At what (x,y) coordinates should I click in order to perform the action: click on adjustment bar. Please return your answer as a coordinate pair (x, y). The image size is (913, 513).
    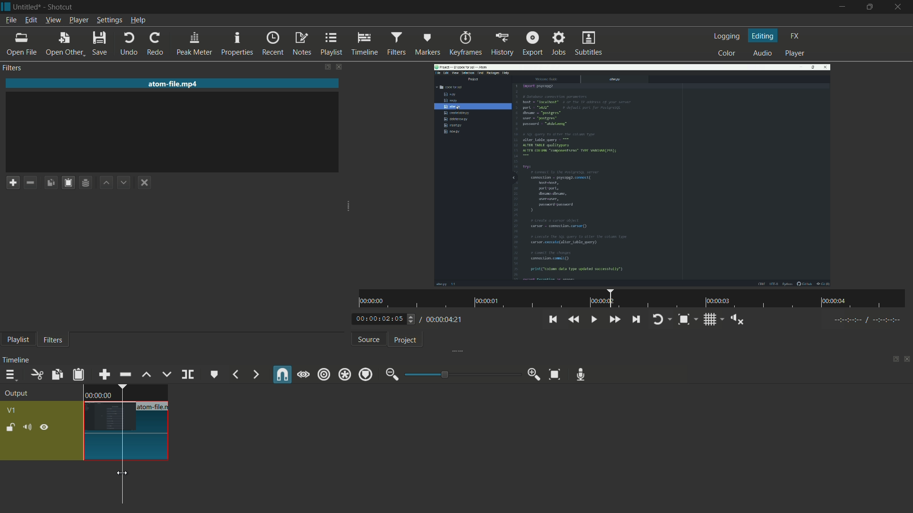
    Looking at the image, I should click on (461, 374).